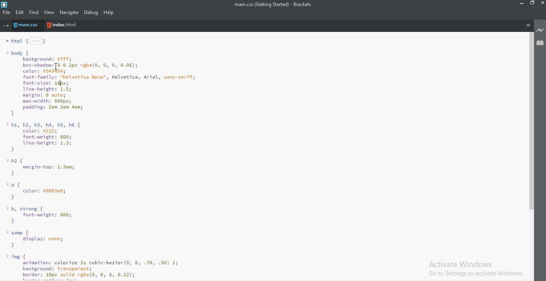 Image resolution: width=546 pixels, height=281 pixels. I want to click on debug, so click(91, 12).